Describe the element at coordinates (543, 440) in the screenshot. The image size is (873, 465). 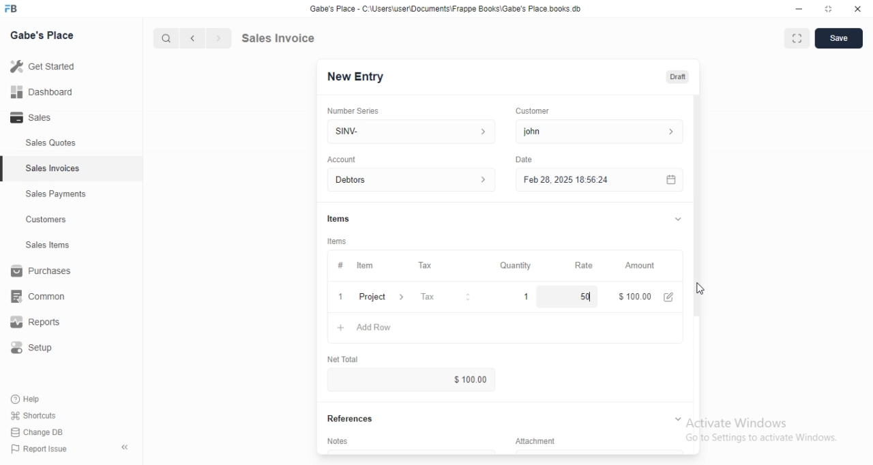
I see `` at that location.